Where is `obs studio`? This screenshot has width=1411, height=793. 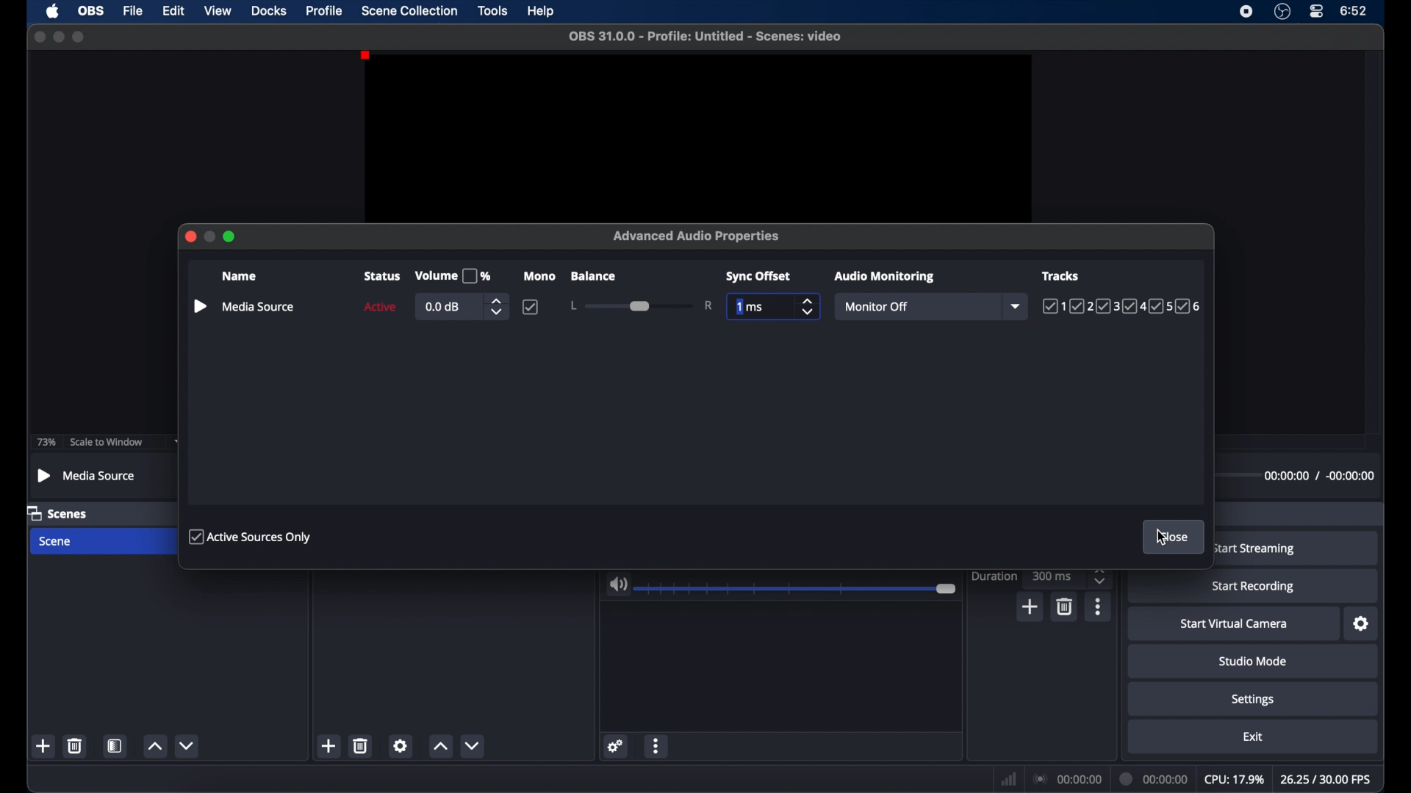 obs studio is located at coordinates (1282, 11).